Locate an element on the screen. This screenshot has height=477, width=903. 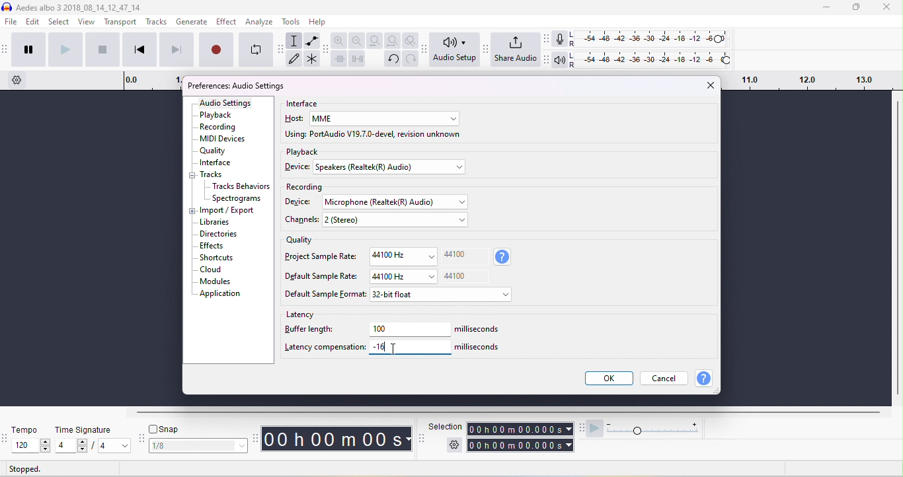
L is located at coordinates (574, 56).